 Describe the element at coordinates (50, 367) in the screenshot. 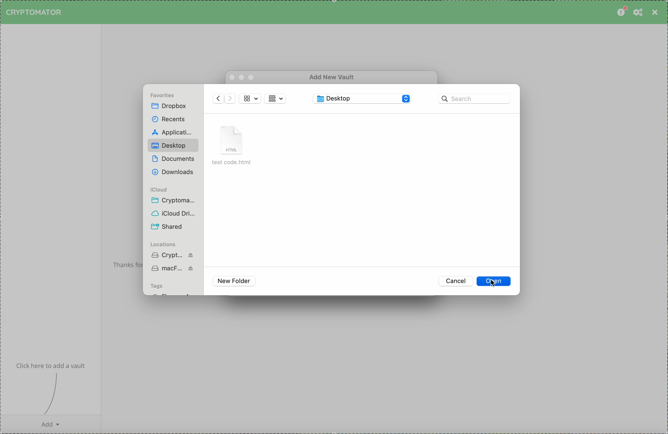

I see `info` at that location.